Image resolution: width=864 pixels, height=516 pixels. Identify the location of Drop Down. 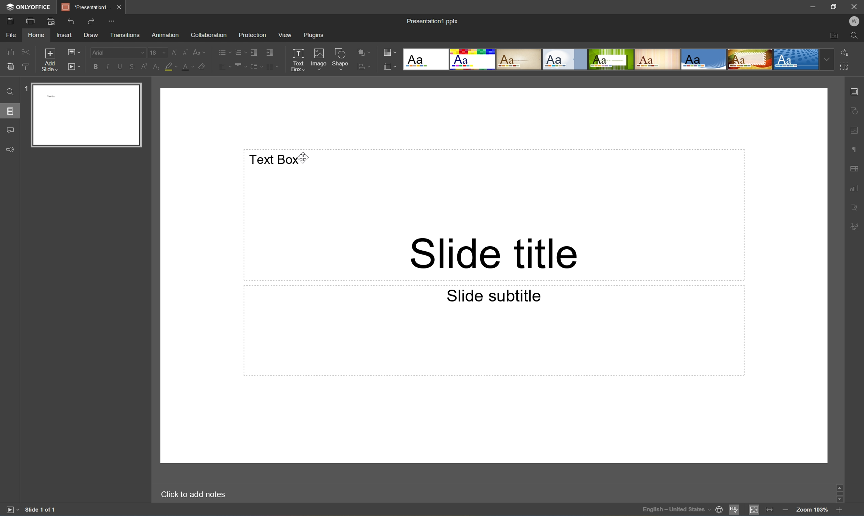
(825, 59).